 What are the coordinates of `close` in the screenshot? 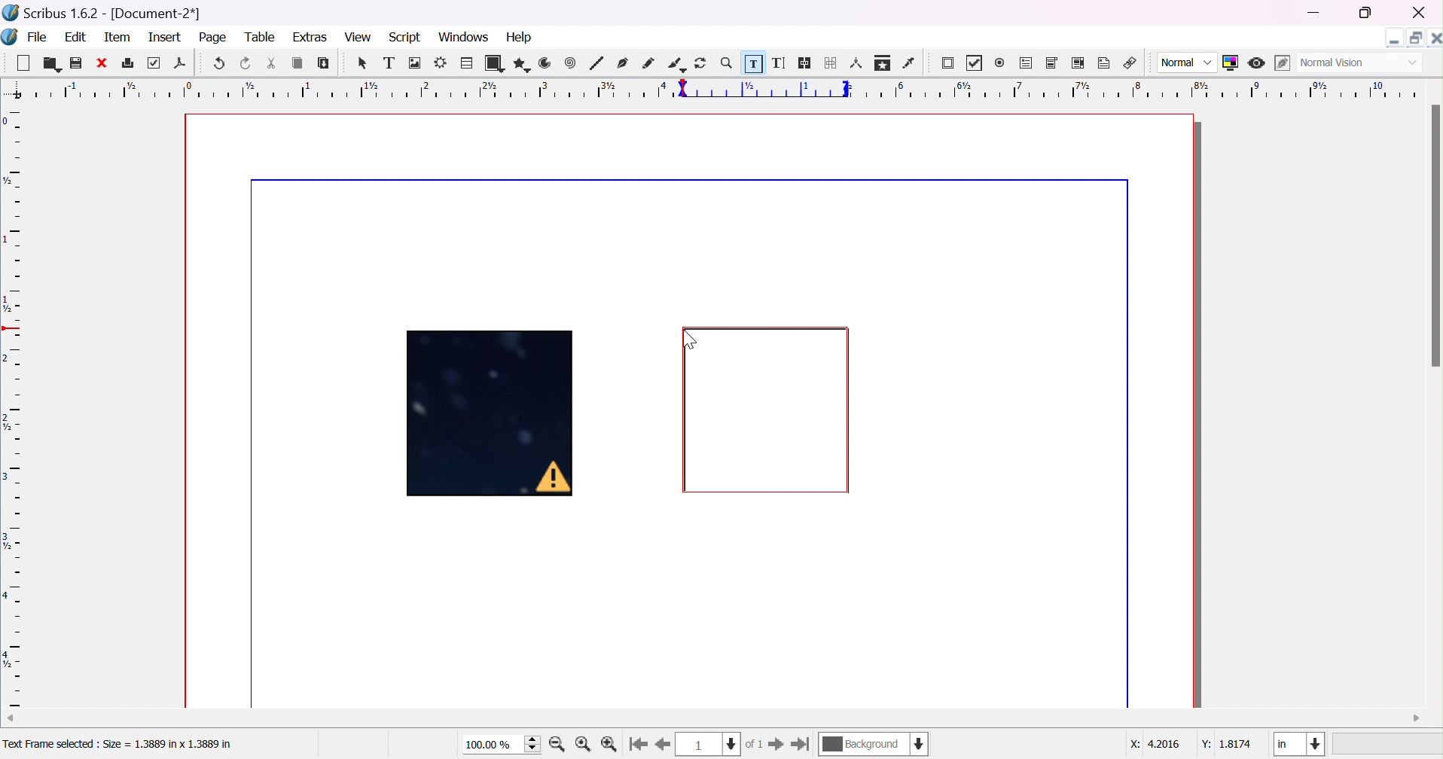 It's located at (1434, 36).